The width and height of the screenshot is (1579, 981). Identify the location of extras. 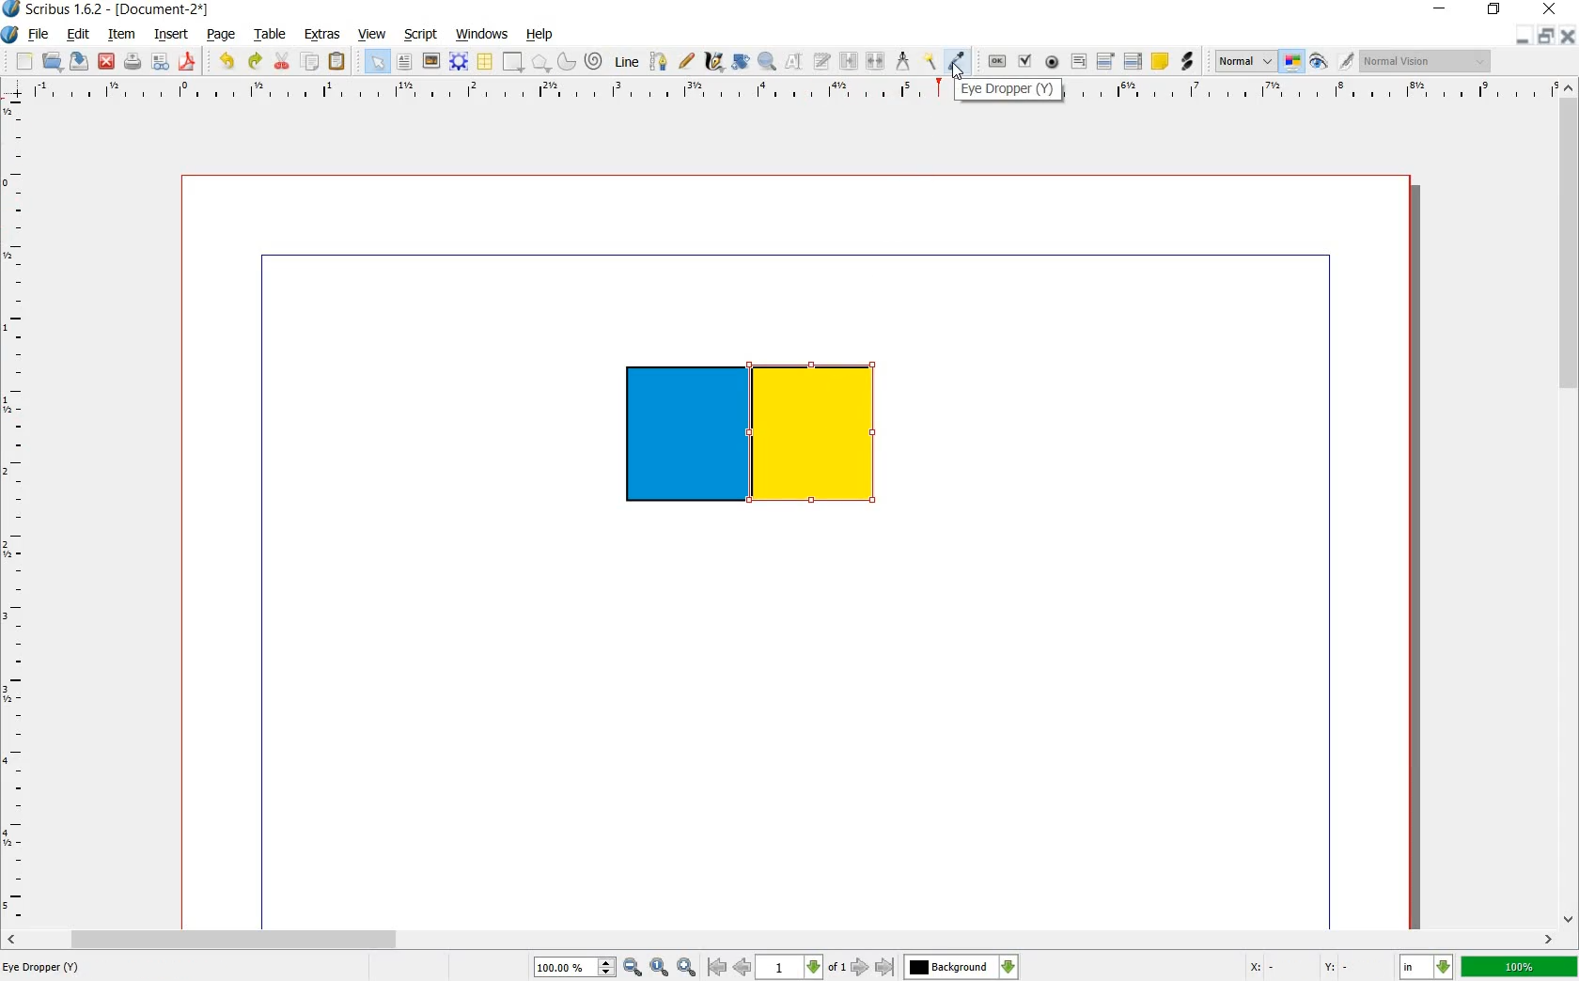
(322, 35).